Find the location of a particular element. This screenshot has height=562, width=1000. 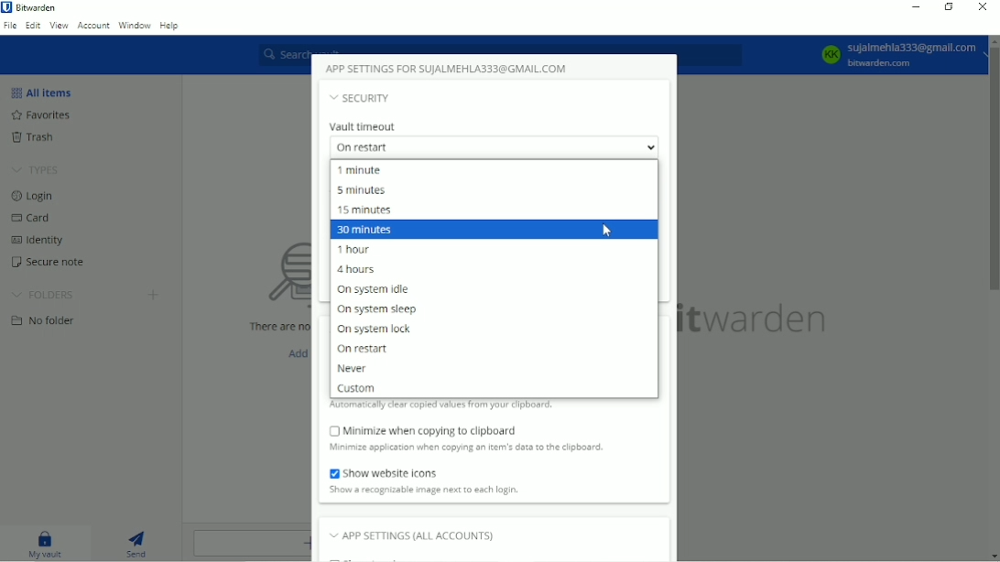

cursor is located at coordinates (606, 230).